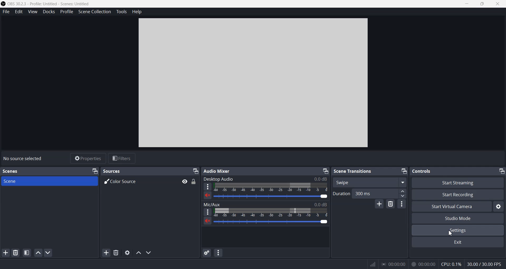  Describe the element at coordinates (208, 195) in the screenshot. I see `Mute/ Unmute` at that location.